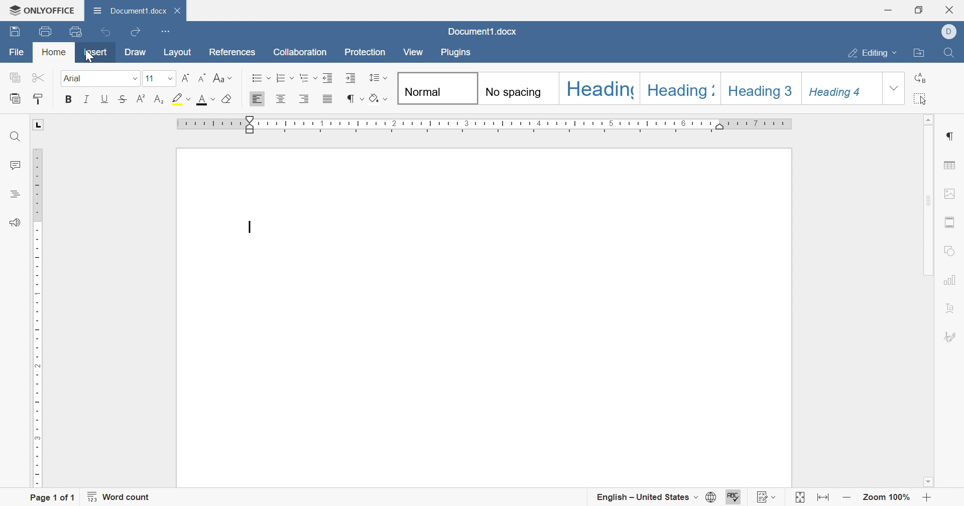 The image size is (964, 506). Describe the element at coordinates (379, 77) in the screenshot. I see `Paragraph line spacing` at that location.